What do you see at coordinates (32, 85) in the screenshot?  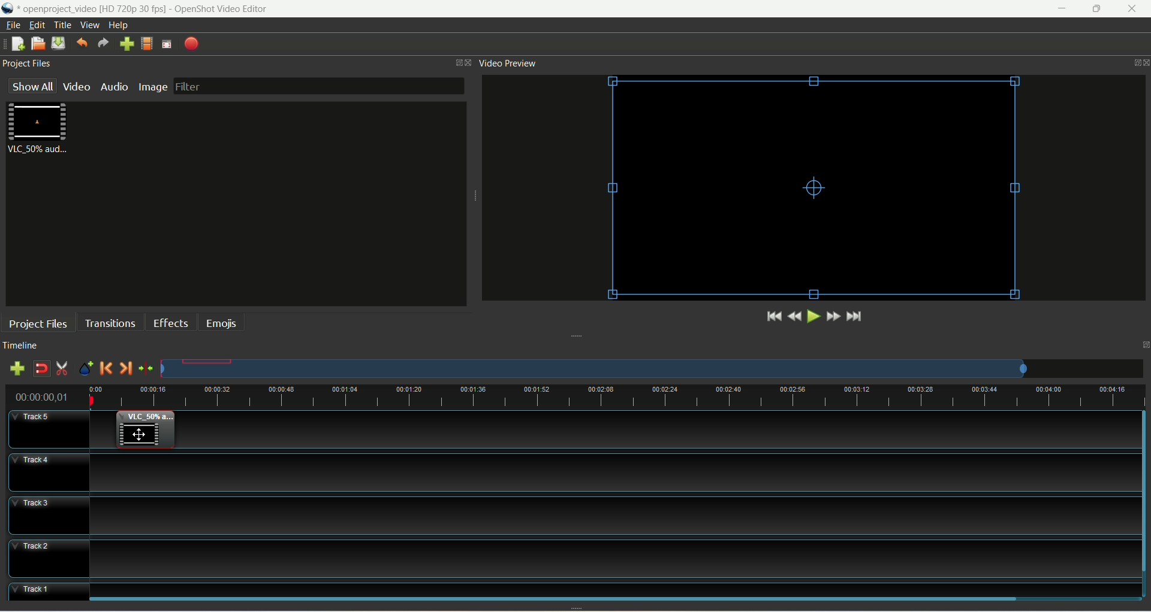 I see `show all` at bounding box center [32, 85].